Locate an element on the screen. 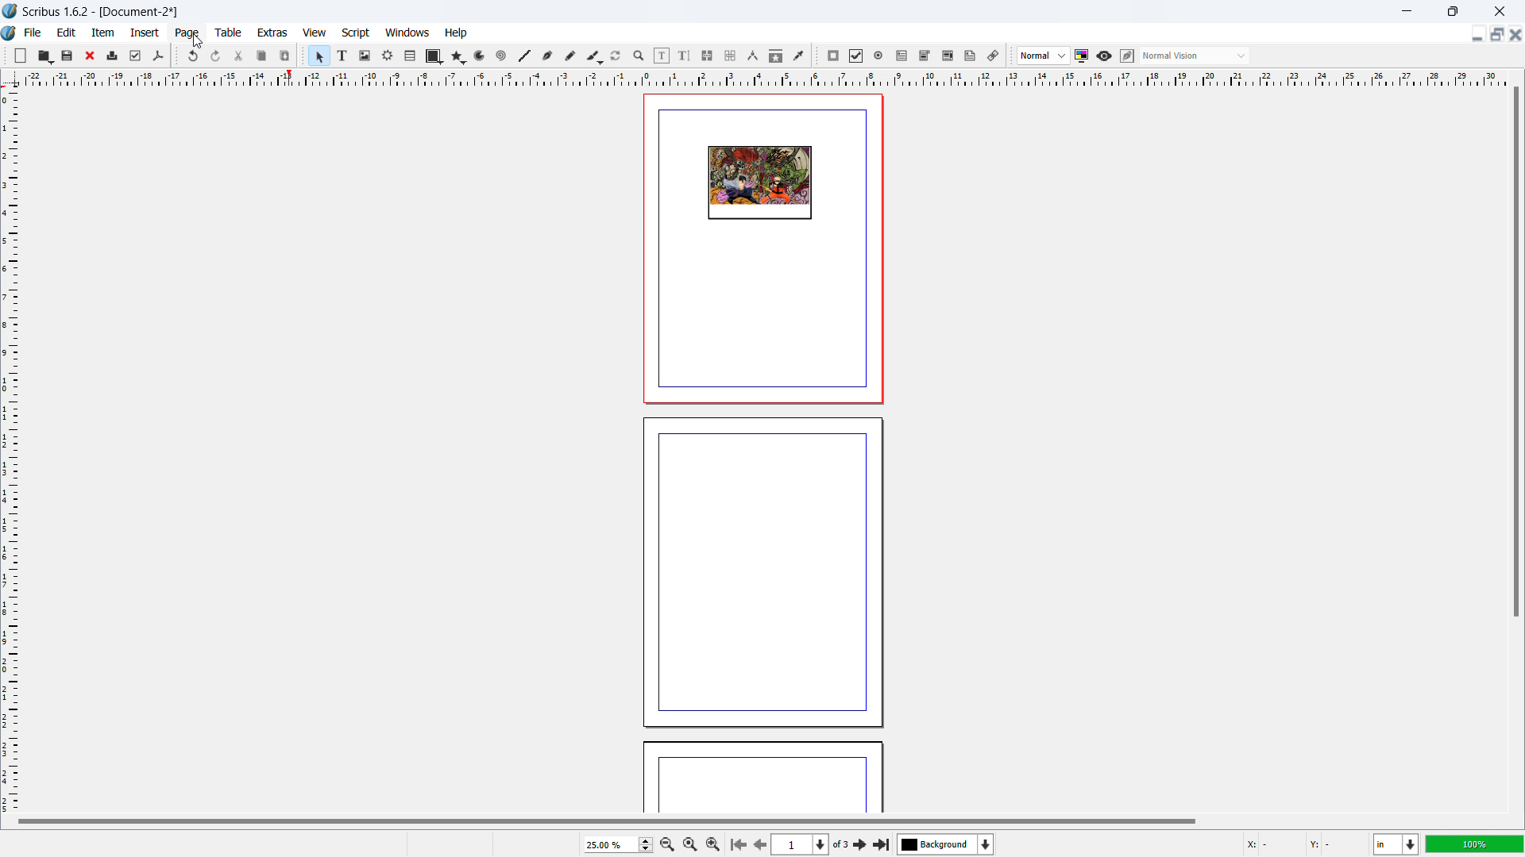  save as pdf is located at coordinates (157, 56).